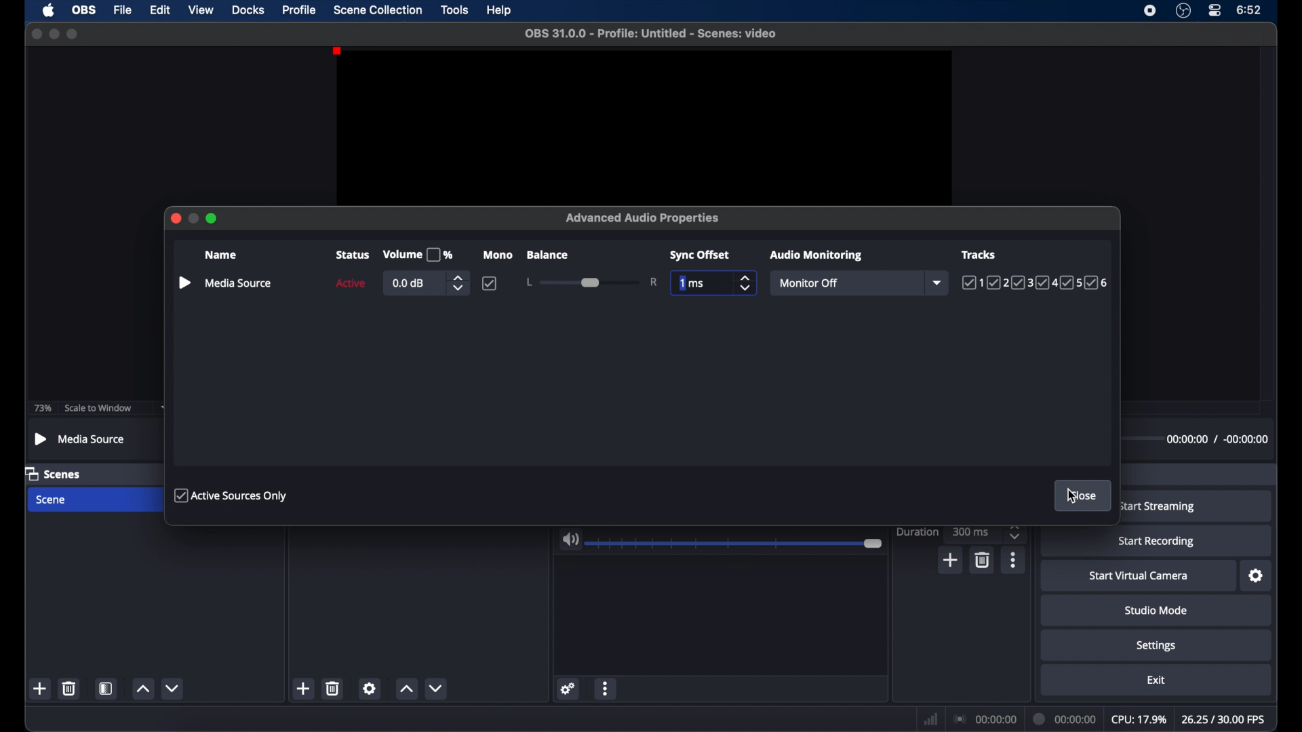 Image resolution: width=1302 pixels, height=732 pixels. I want to click on stepper butons, so click(458, 283).